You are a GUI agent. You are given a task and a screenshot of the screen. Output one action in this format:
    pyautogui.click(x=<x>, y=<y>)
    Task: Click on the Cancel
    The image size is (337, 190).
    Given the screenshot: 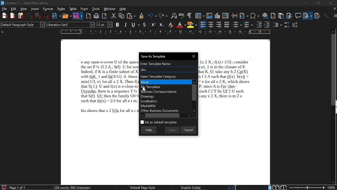 What is the action you would take?
    pyautogui.click(x=189, y=130)
    